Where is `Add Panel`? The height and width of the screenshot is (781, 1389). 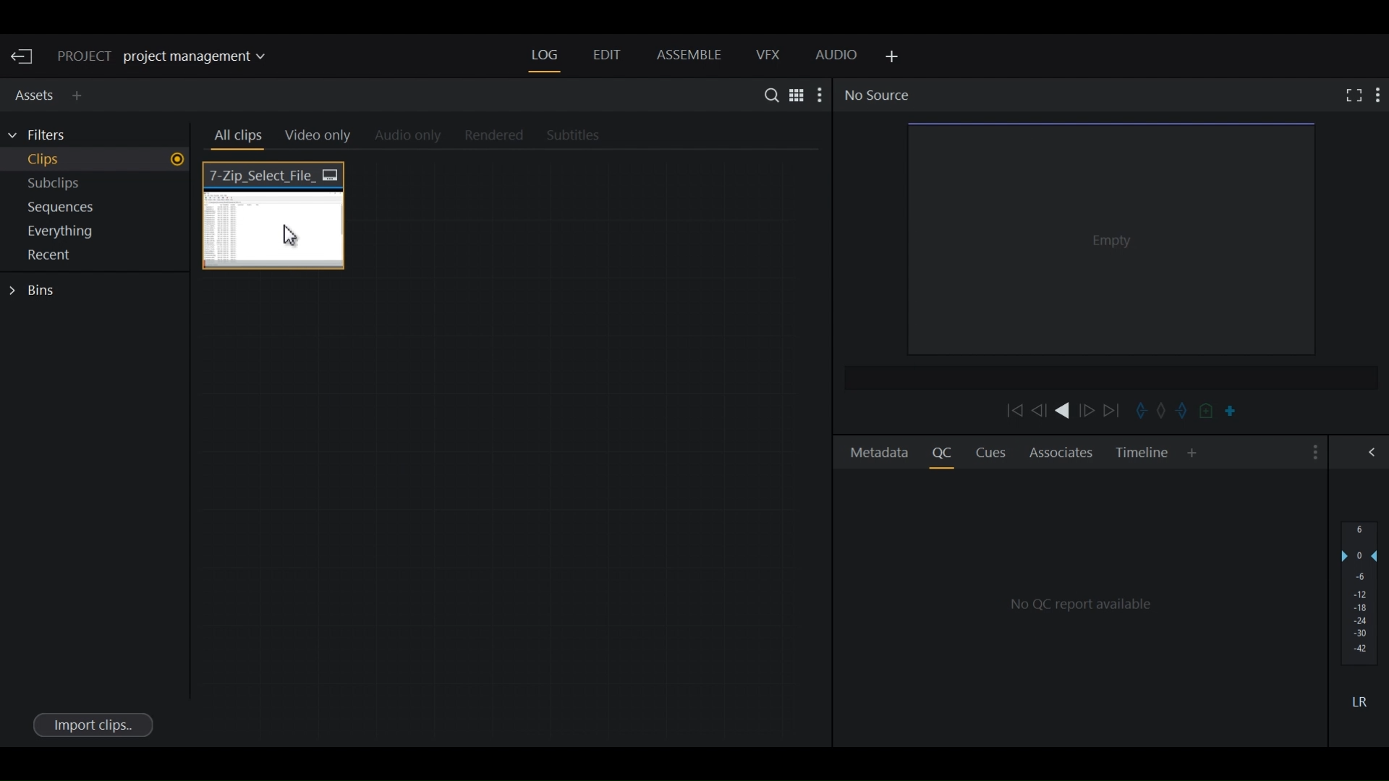 Add Panel is located at coordinates (80, 95).